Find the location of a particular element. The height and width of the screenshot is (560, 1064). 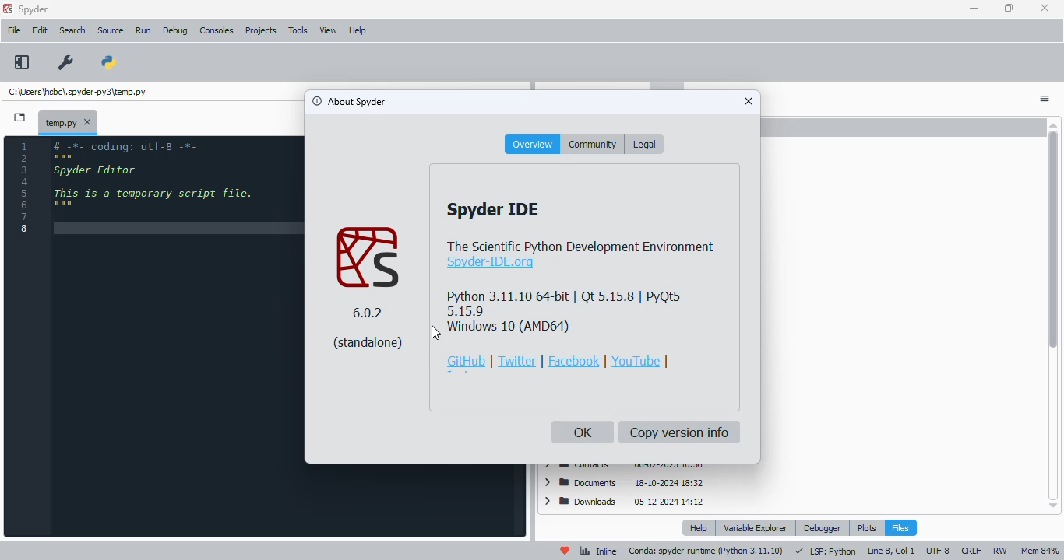

6.0.2 is located at coordinates (368, 313).